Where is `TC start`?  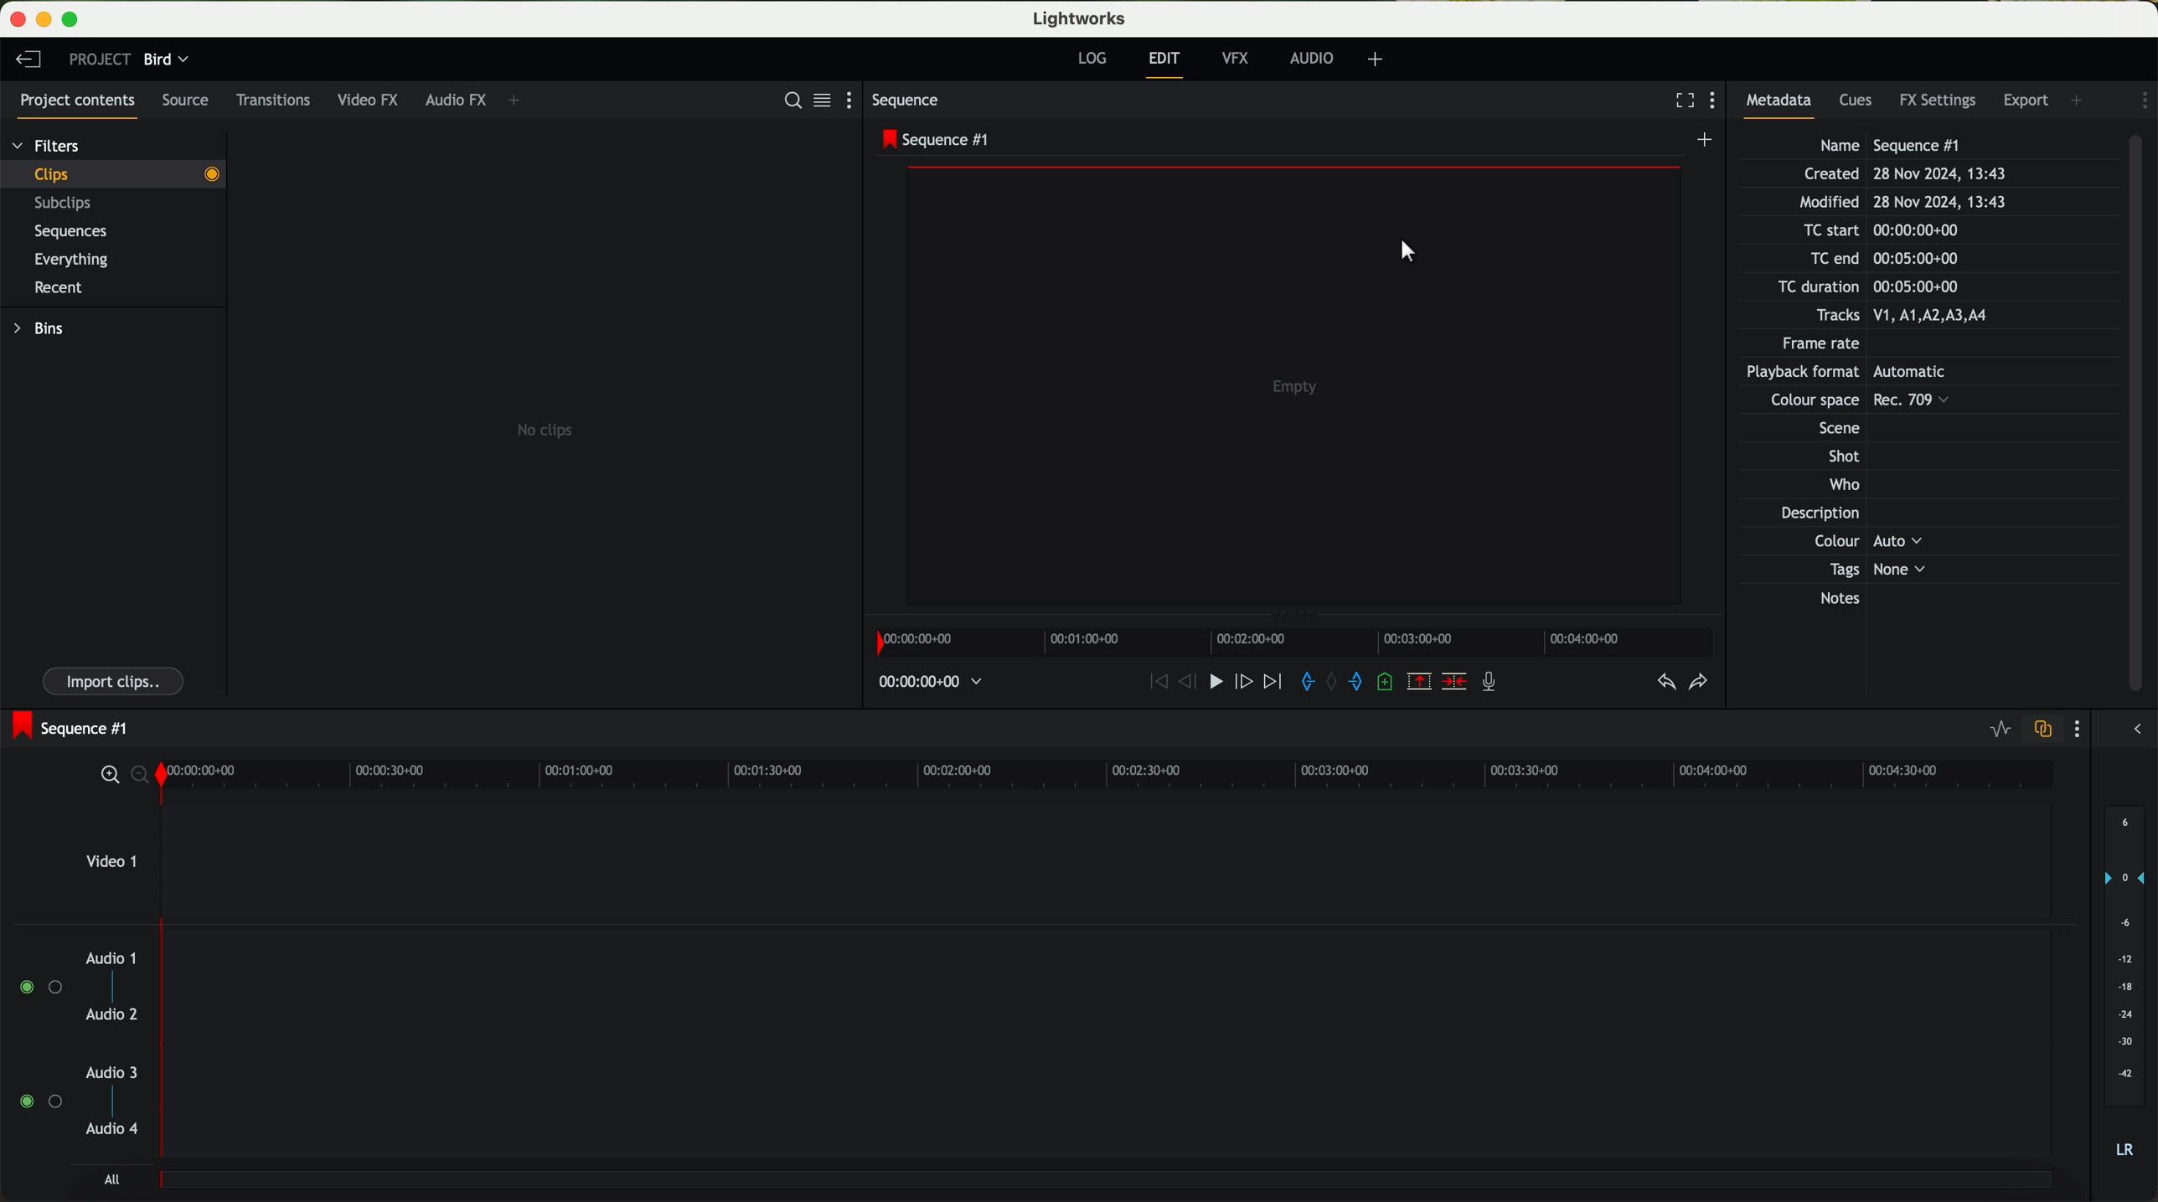
TC start is located at coordinates (1906, 228).